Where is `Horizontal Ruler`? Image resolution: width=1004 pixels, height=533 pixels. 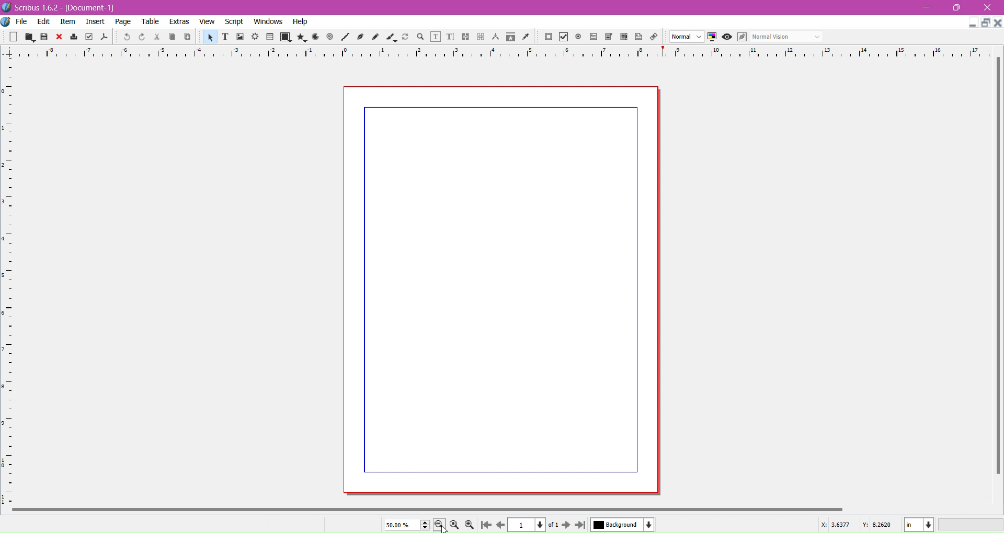 Horizontal Ruler is located at coordinates (501, 53).